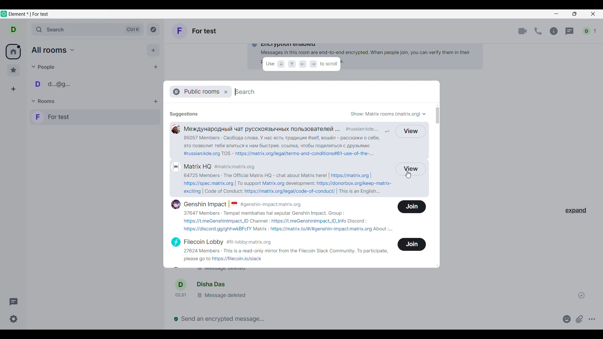 This screenshot has width=603, height=339. I want to click on 37647 Members • Tempat membahas hal seputar Genshin Impact. Group :, so click(268, 213).